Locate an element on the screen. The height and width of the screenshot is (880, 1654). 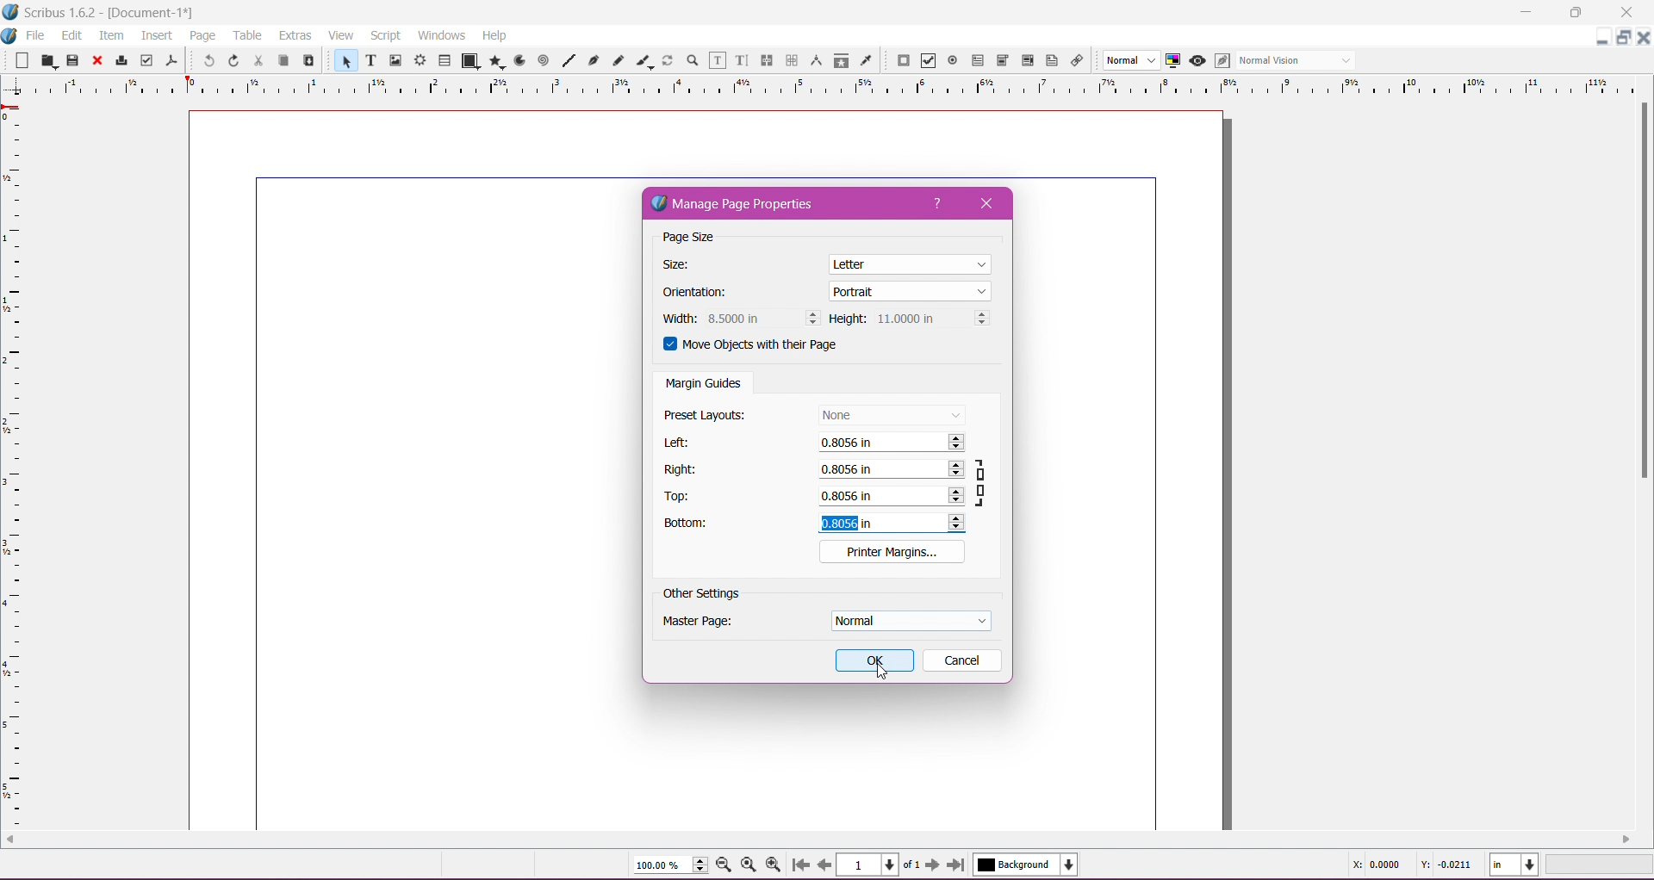
Horizontal Scroll Bar is located at coordinates (818, 840).